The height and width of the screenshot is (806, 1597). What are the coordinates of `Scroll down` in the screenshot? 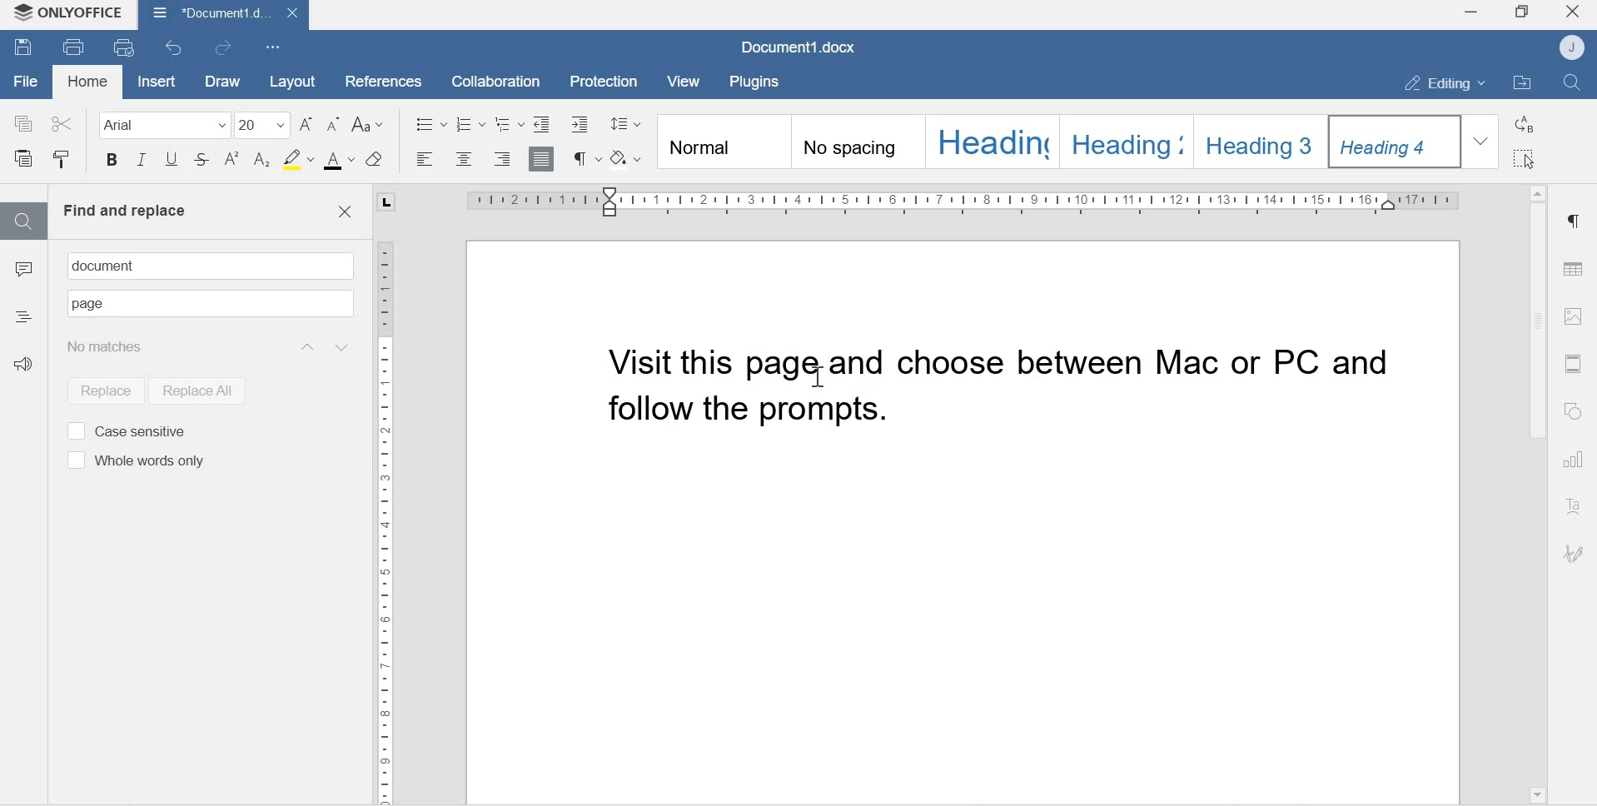 It's located at (1536, 793).